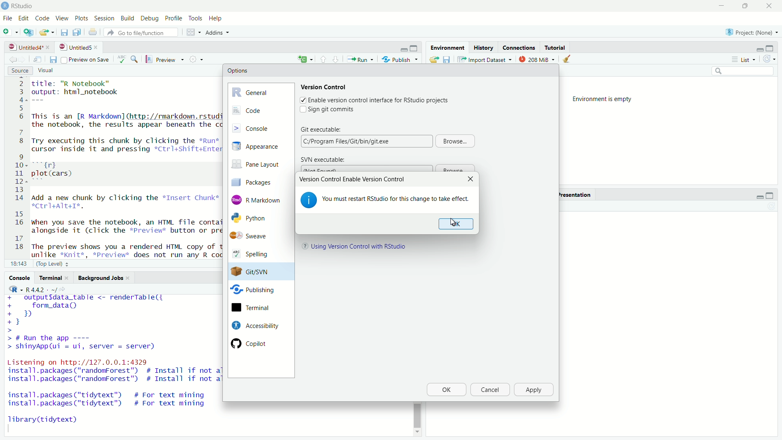  I want to click on Terminal, so click(54, 278).